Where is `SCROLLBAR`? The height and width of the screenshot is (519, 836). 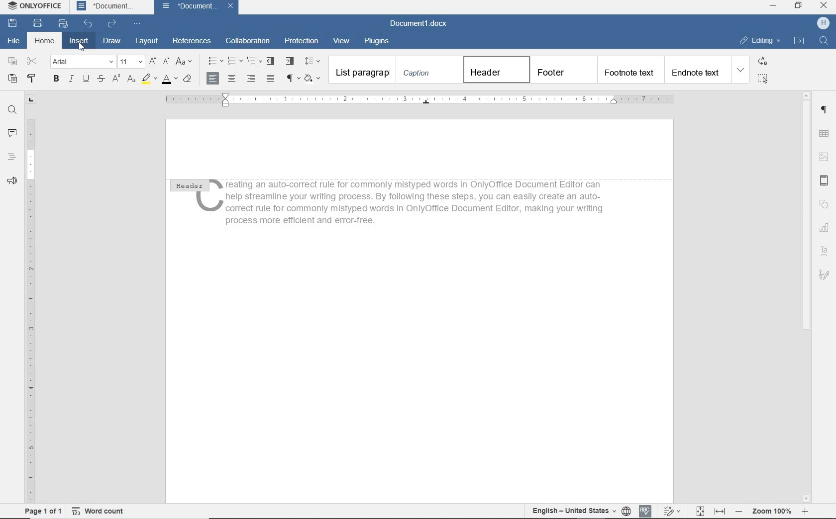 SCROLLBAR is located at coordinates (807, 296).